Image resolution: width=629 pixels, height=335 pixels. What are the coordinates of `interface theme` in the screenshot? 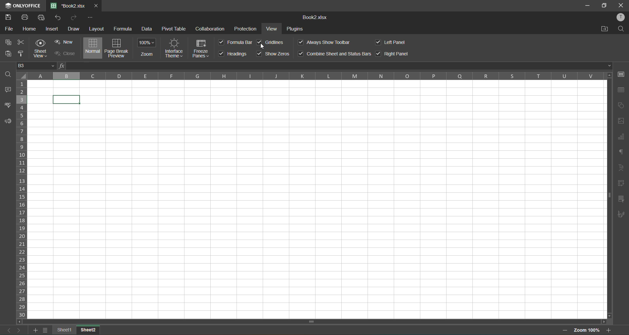 It's located at (175, 48).